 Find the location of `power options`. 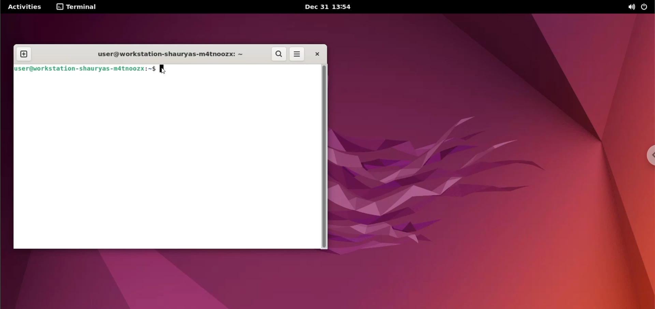

power options is located at coordinates (646, 6).